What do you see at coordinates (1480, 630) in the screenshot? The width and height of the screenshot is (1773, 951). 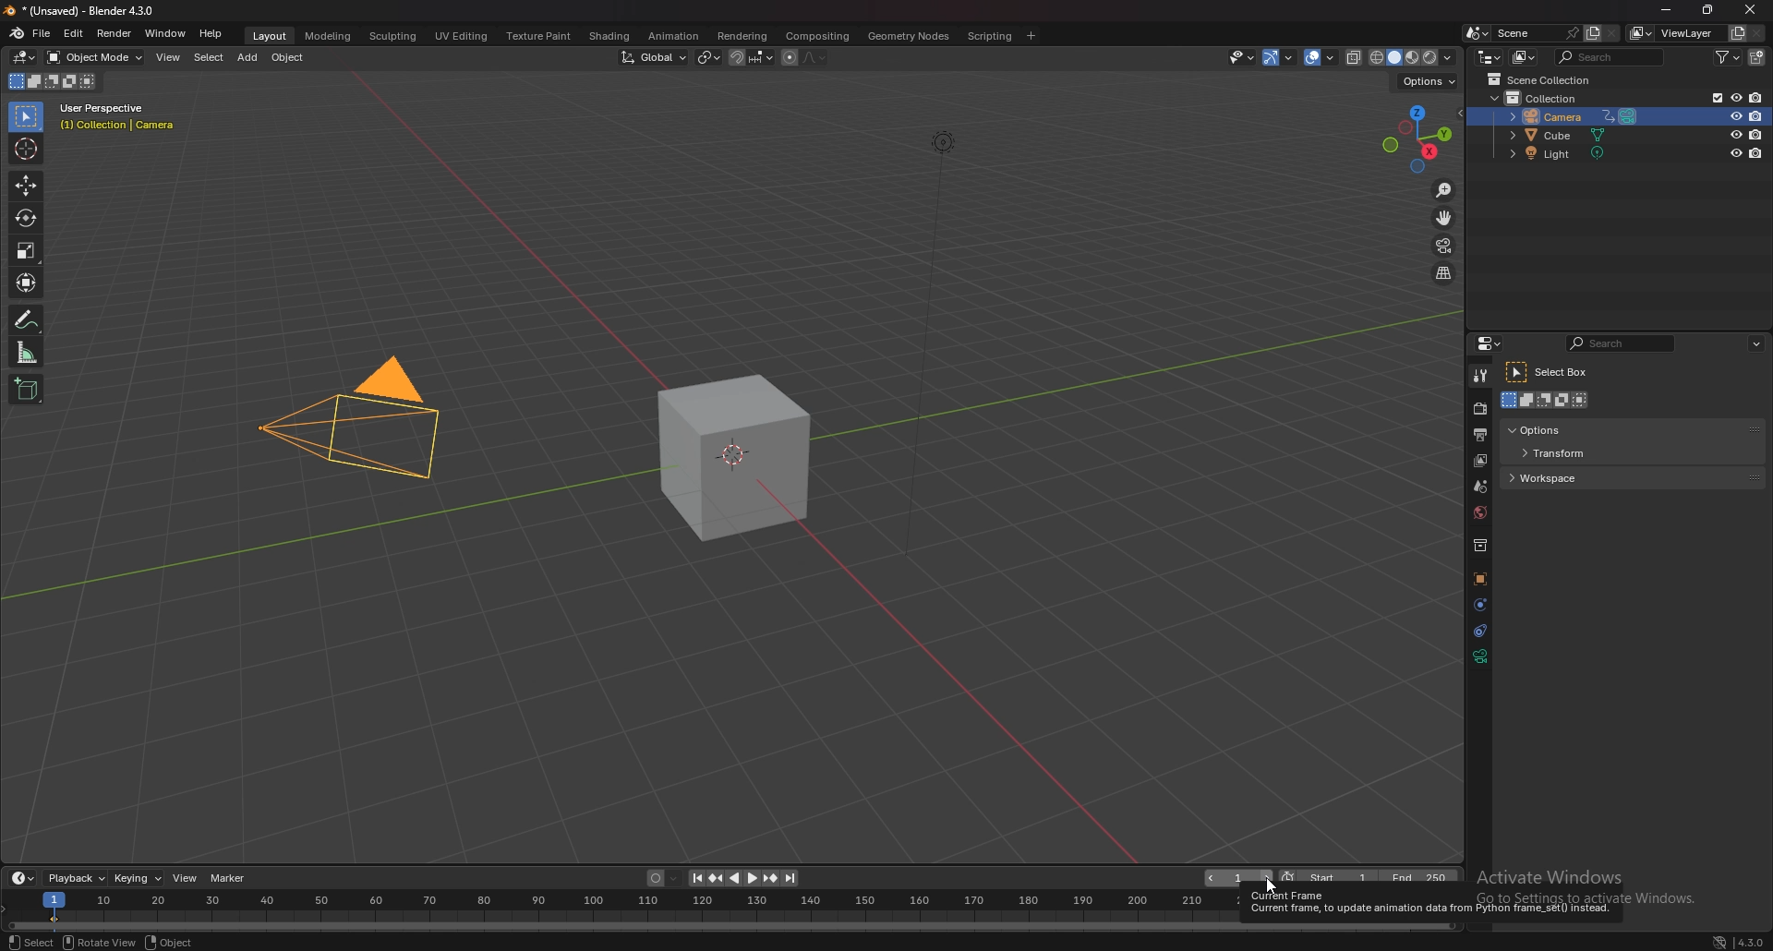 I see `constraints` at bounding box center [1480, 630].